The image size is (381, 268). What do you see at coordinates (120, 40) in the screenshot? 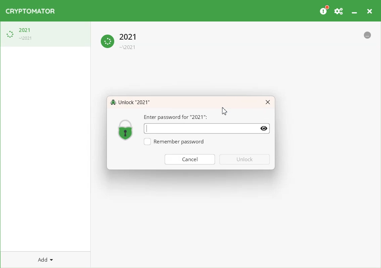
I see `Loading` at bounding box center [120, 40].